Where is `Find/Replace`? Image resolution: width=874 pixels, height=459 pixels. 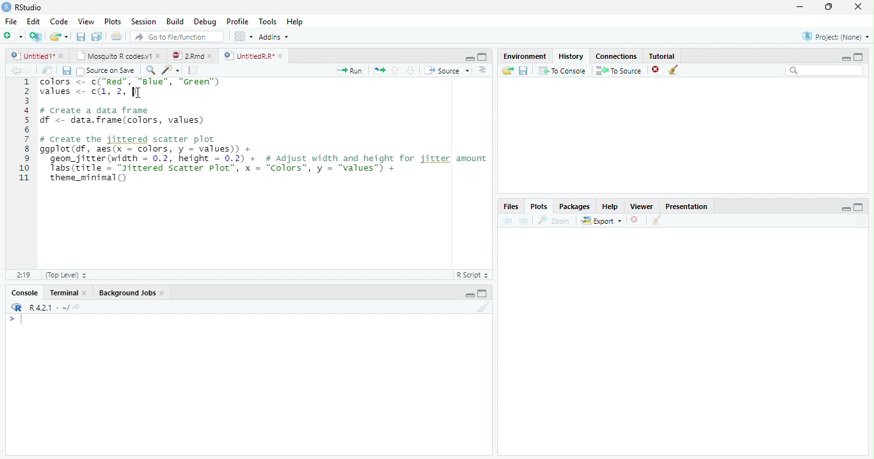
Find/Replace is located at coordinates (151, 70).